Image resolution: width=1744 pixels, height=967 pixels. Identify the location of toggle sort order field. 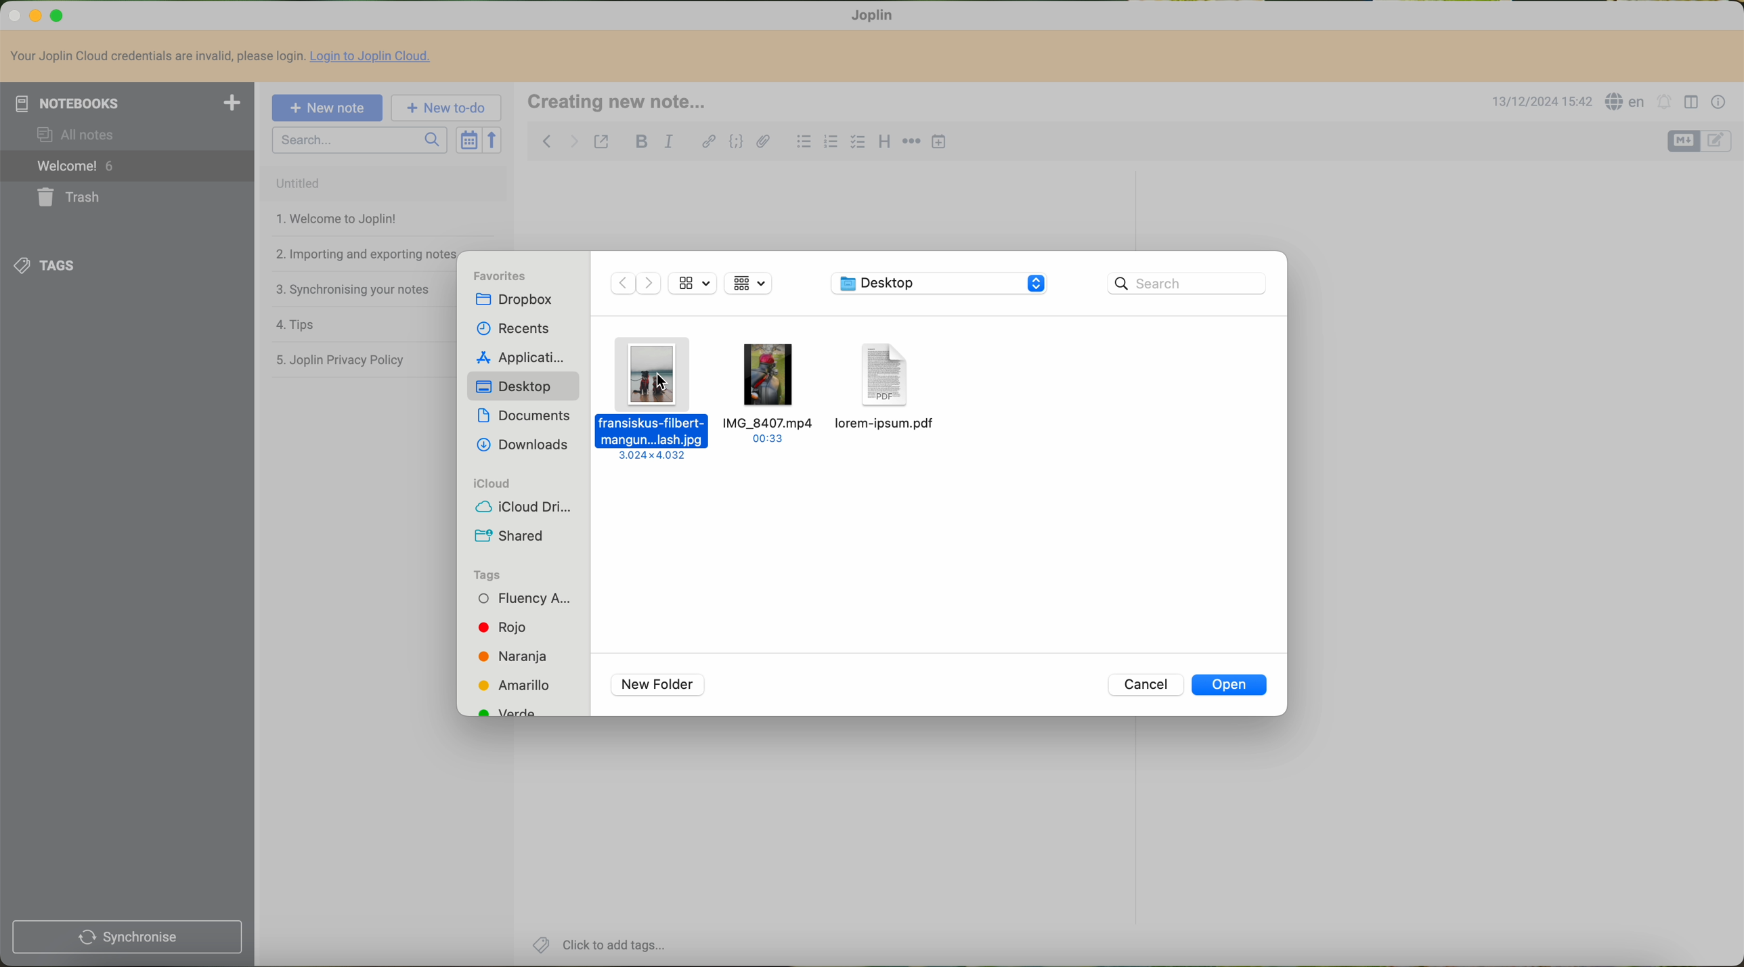
(467, 140).